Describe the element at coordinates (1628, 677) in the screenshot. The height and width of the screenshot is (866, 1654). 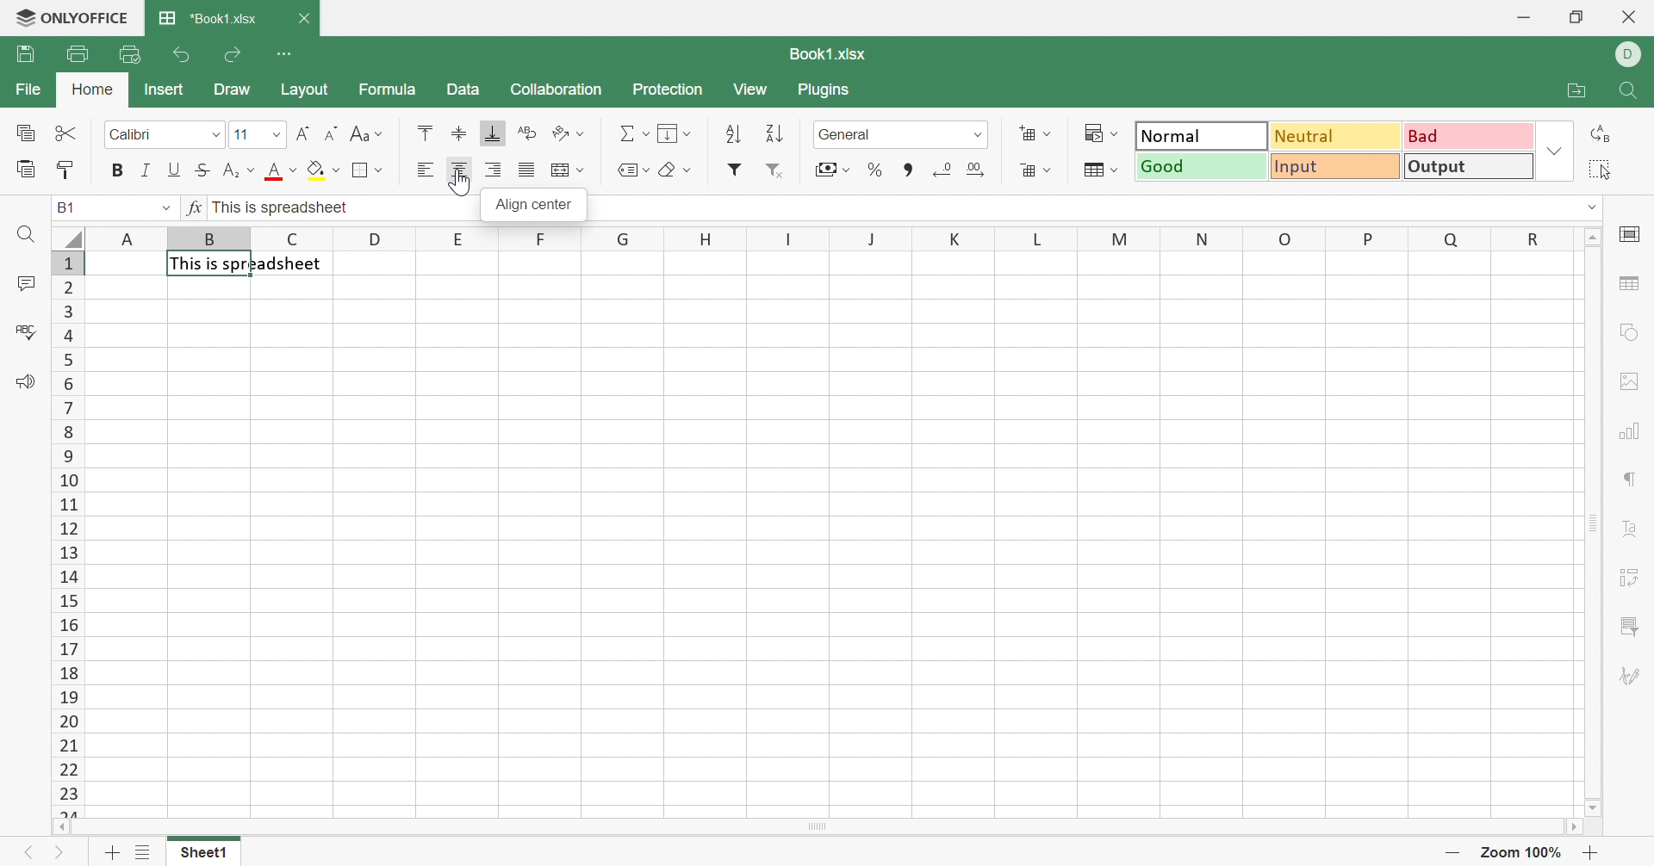
I see `Signature settings` at that location.